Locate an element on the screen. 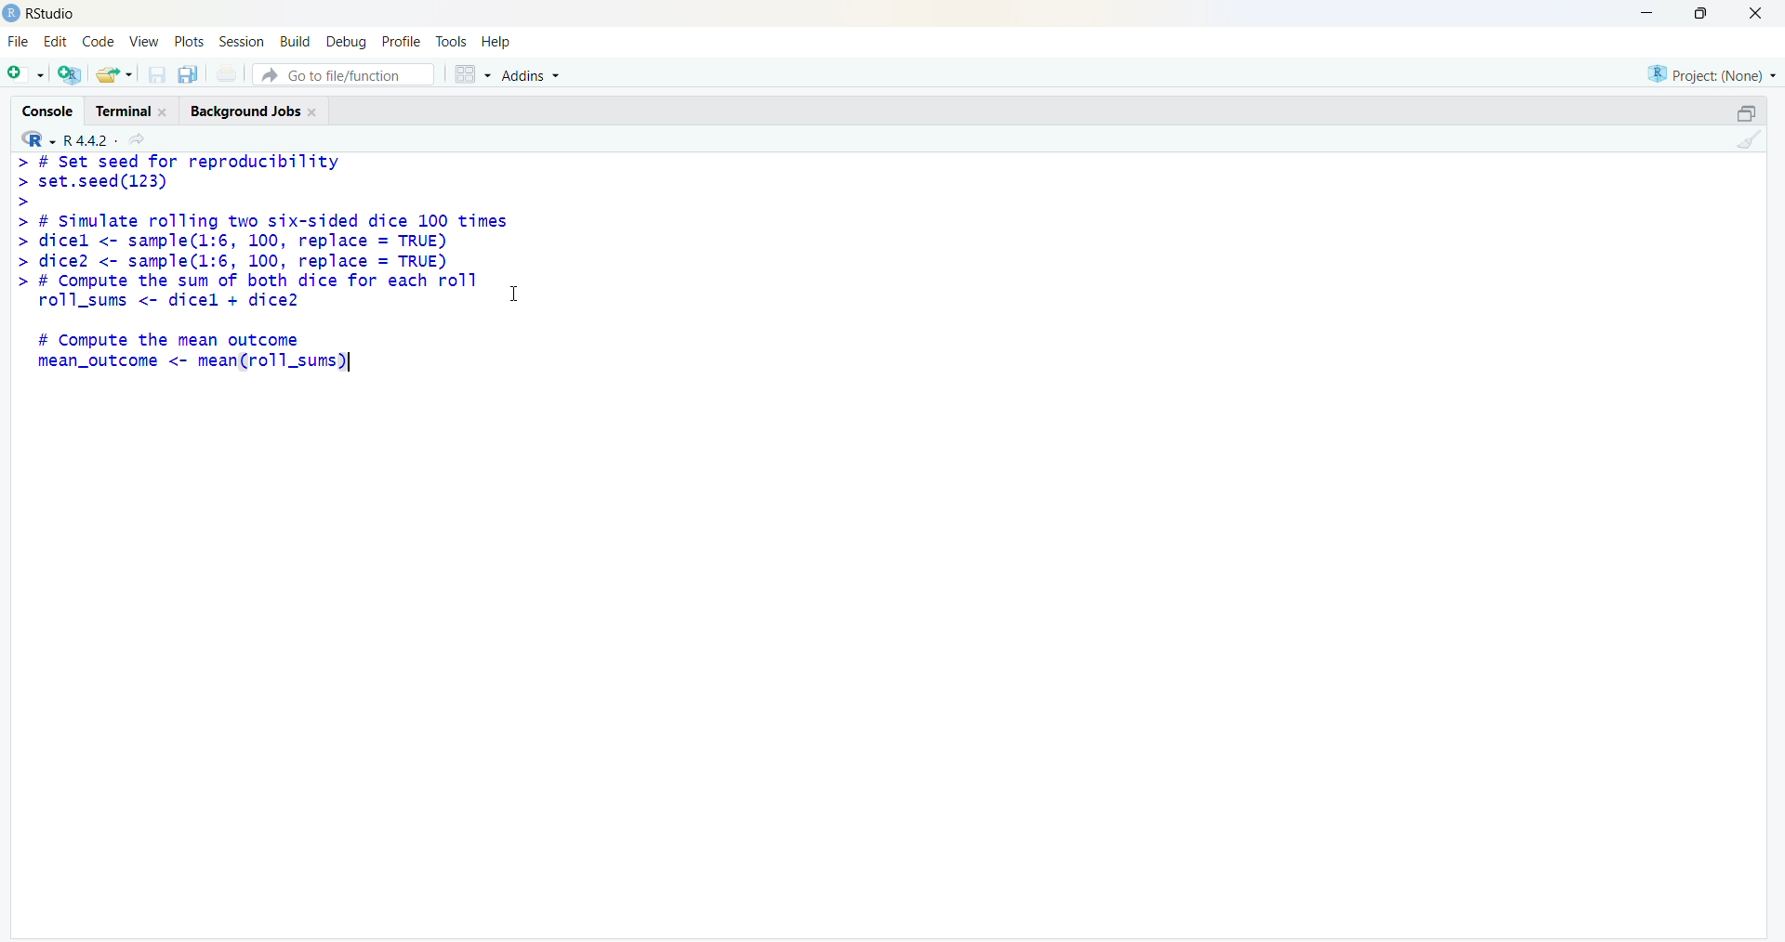 Image resolution: width=1785 pixels, height=942 pixels. edit is located at coordinates (56, 41).